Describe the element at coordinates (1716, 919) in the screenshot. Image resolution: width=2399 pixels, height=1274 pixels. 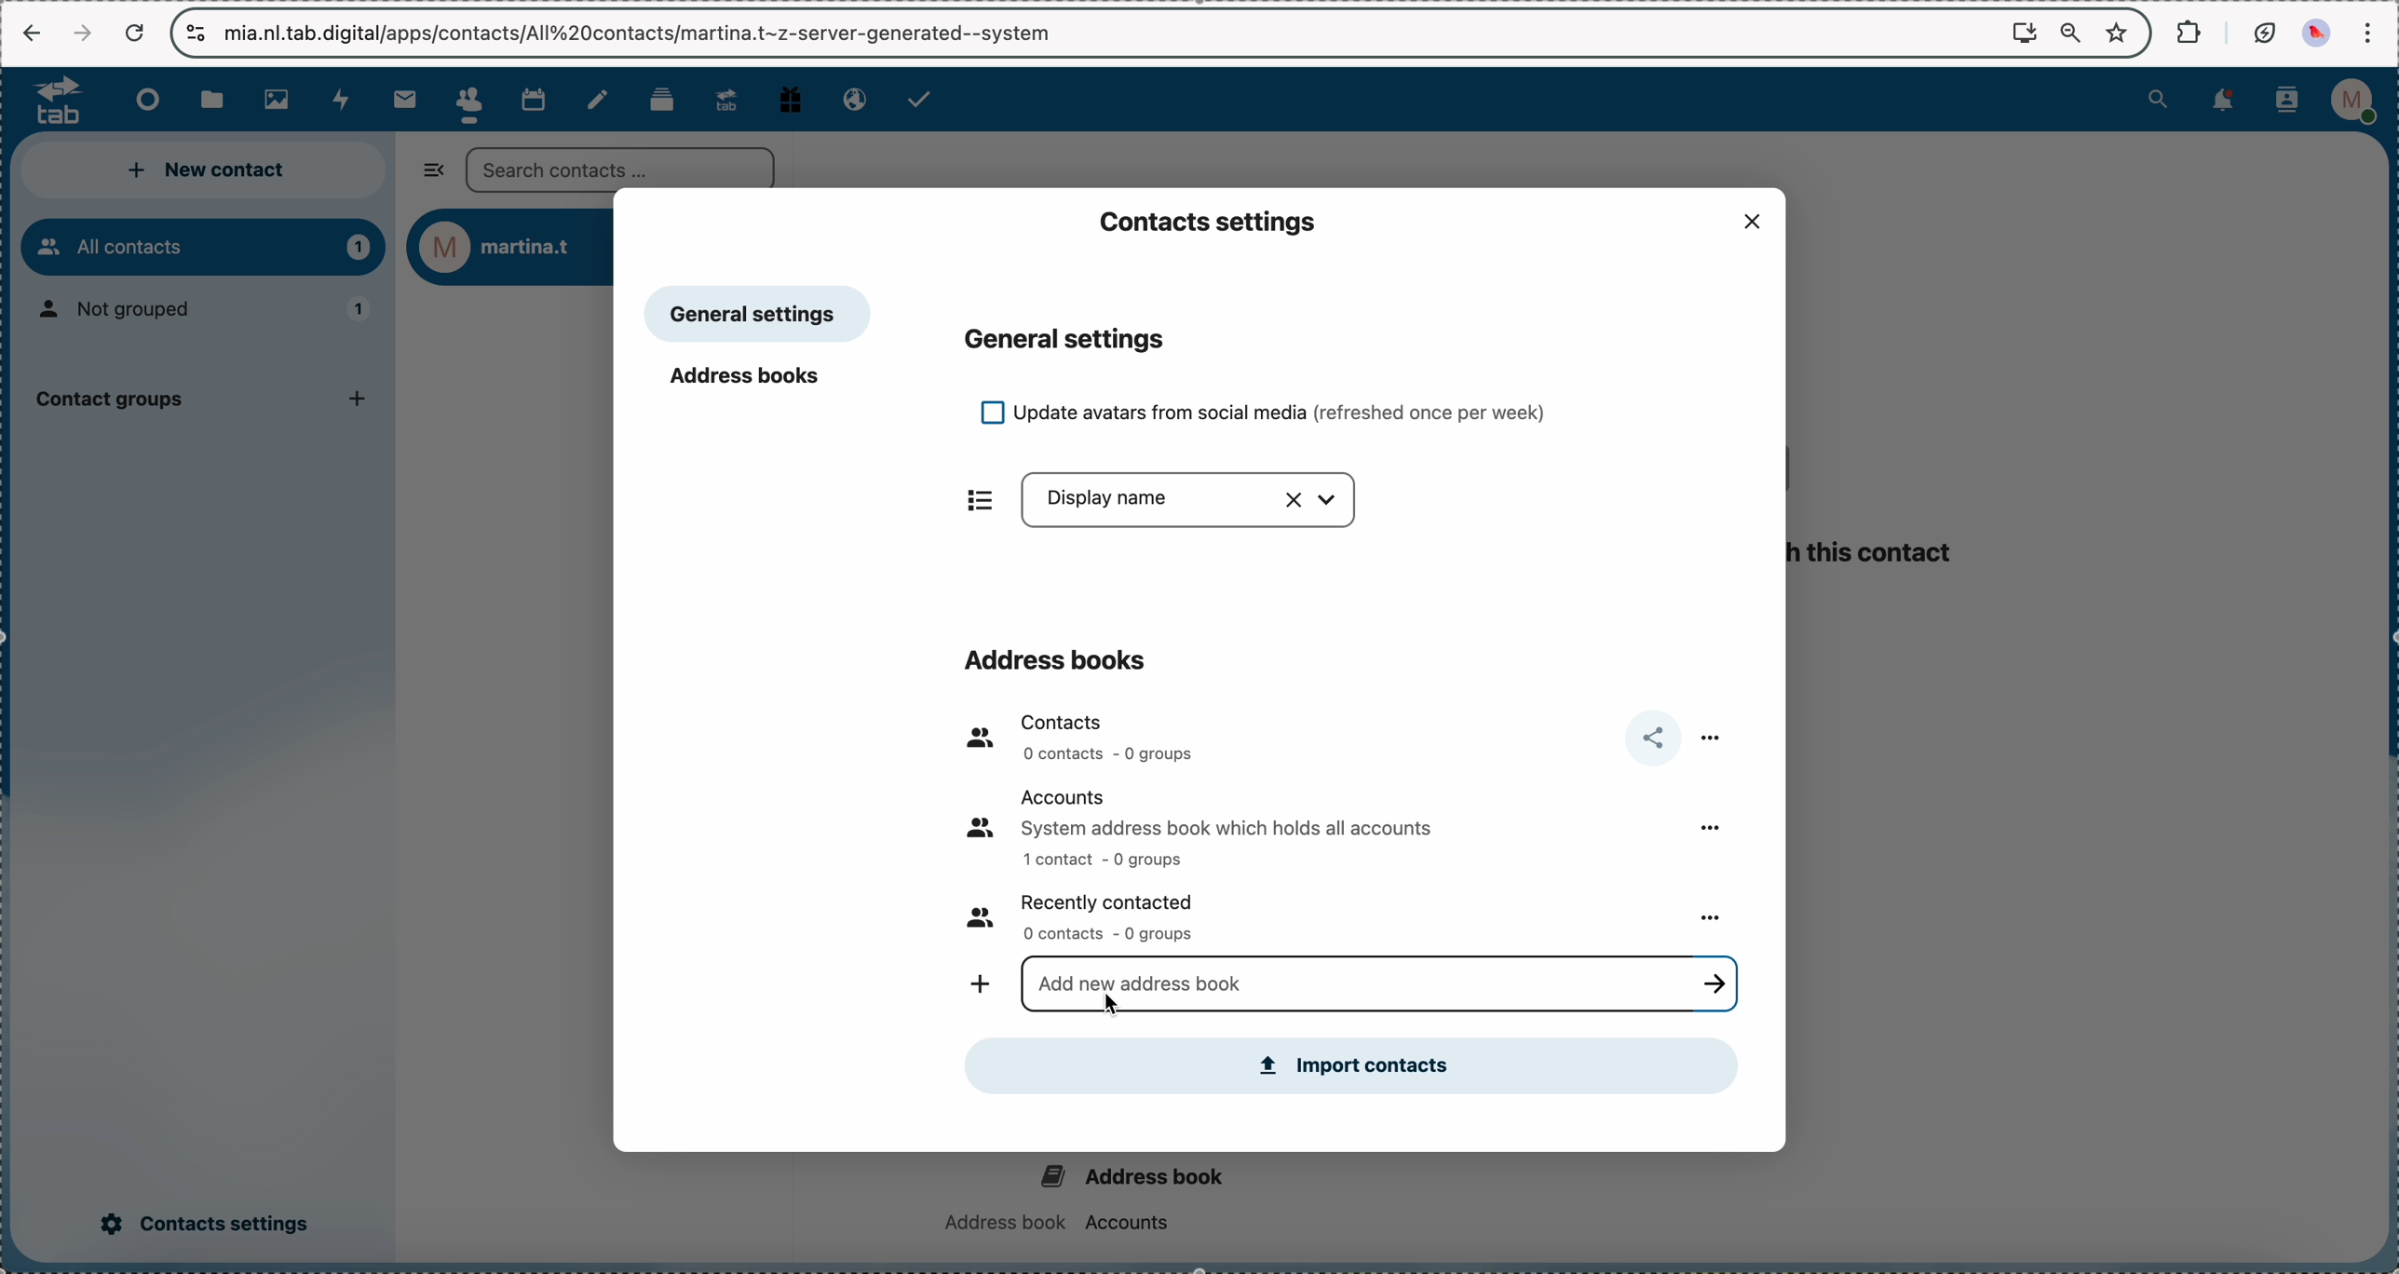
I see `more options` at that location.